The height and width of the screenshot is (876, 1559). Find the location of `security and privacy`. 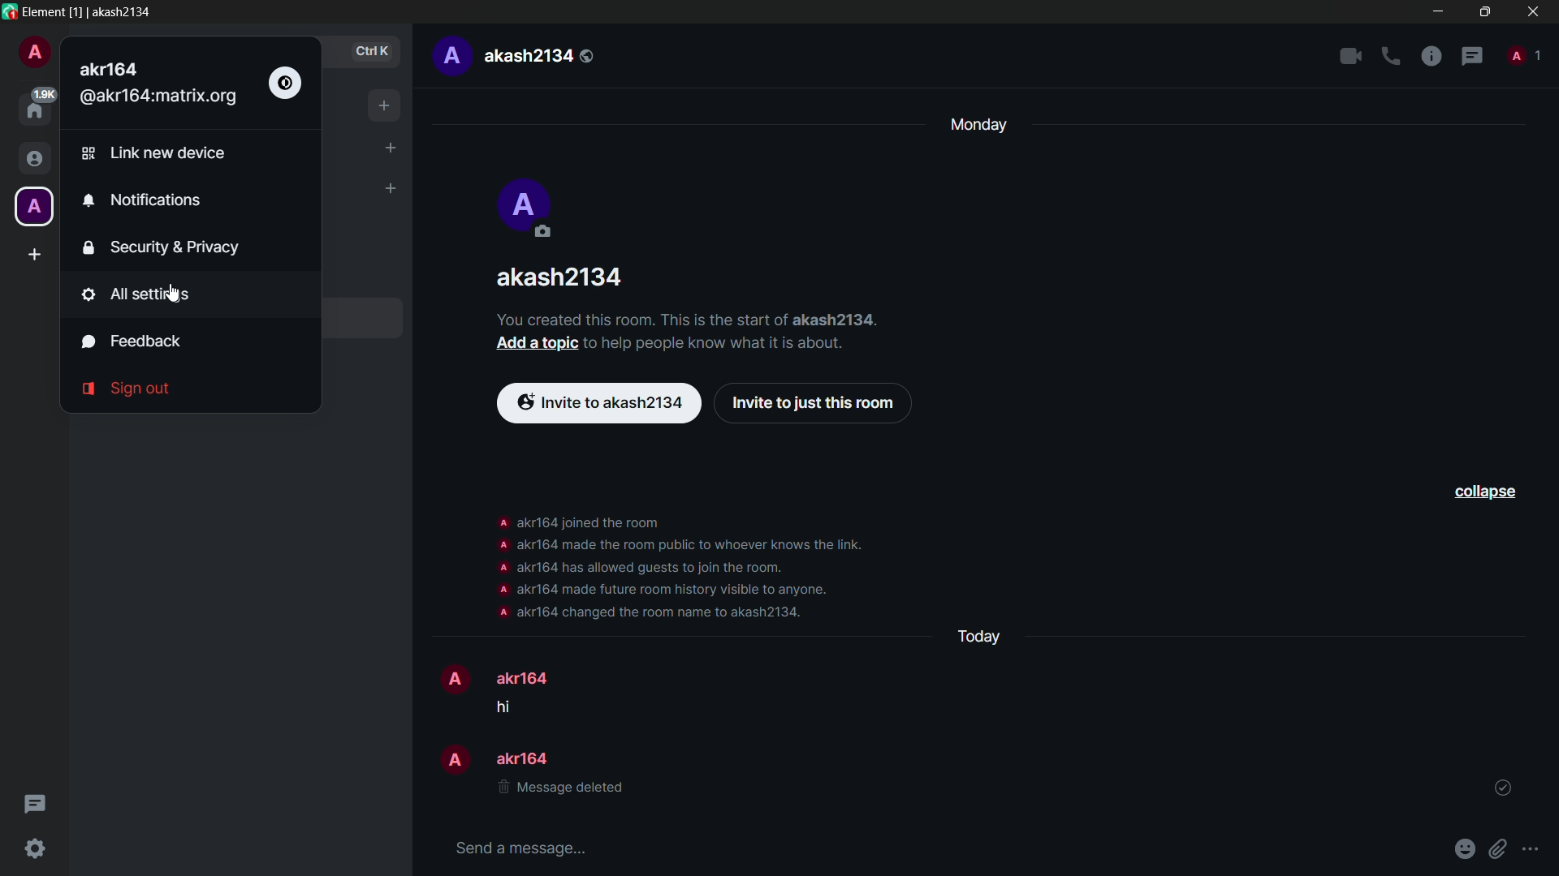

security and privacy is located at coordinates (162, 247).